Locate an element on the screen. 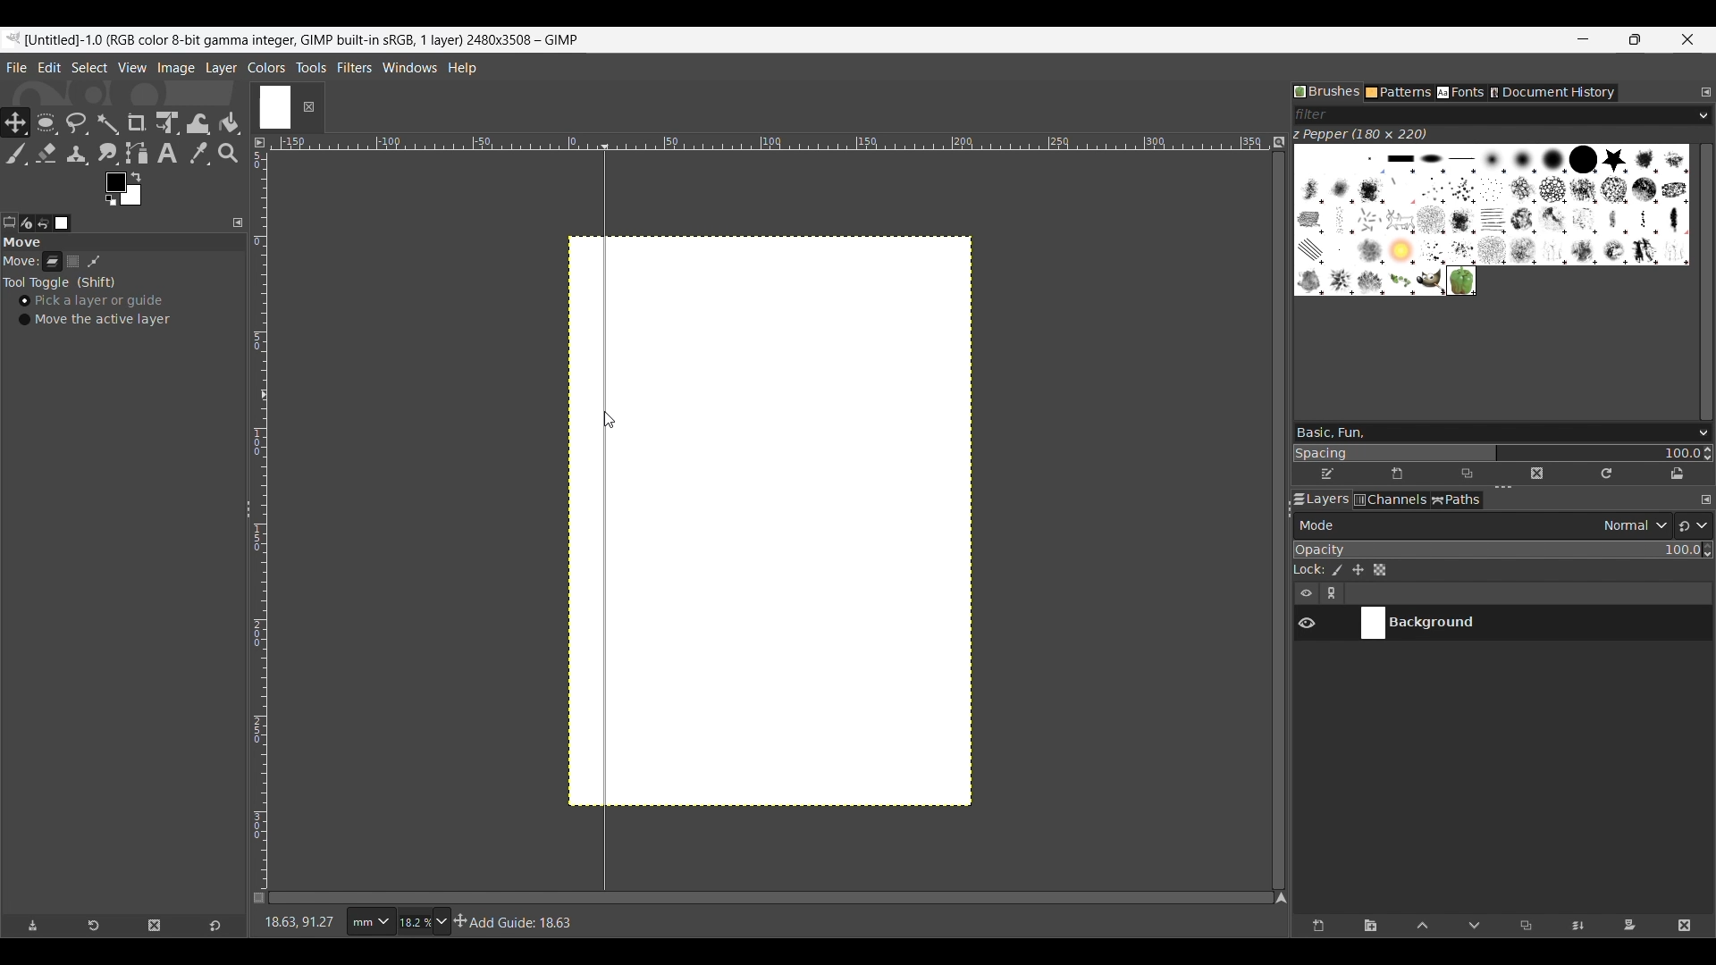 This screenshot has height=965, width=1716. Crop tool is located at coordinates (137, 122).